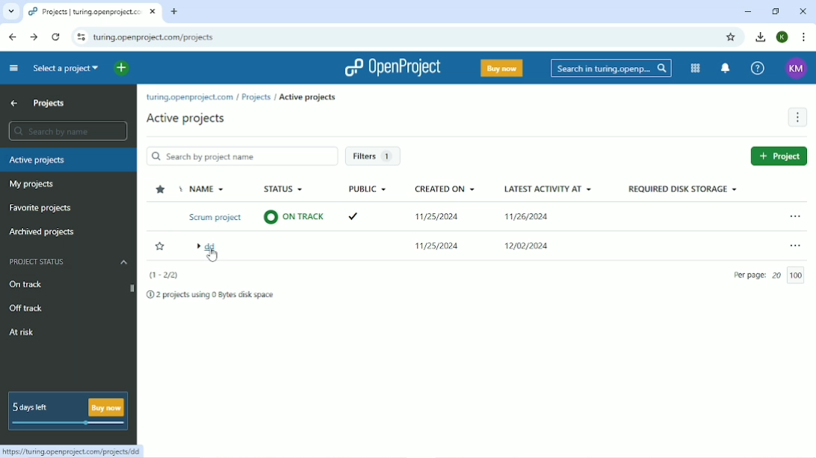  What do you see at coordinates (215, 260) in the screenshot?
I see `cursor` at bounding box center [215, 260].